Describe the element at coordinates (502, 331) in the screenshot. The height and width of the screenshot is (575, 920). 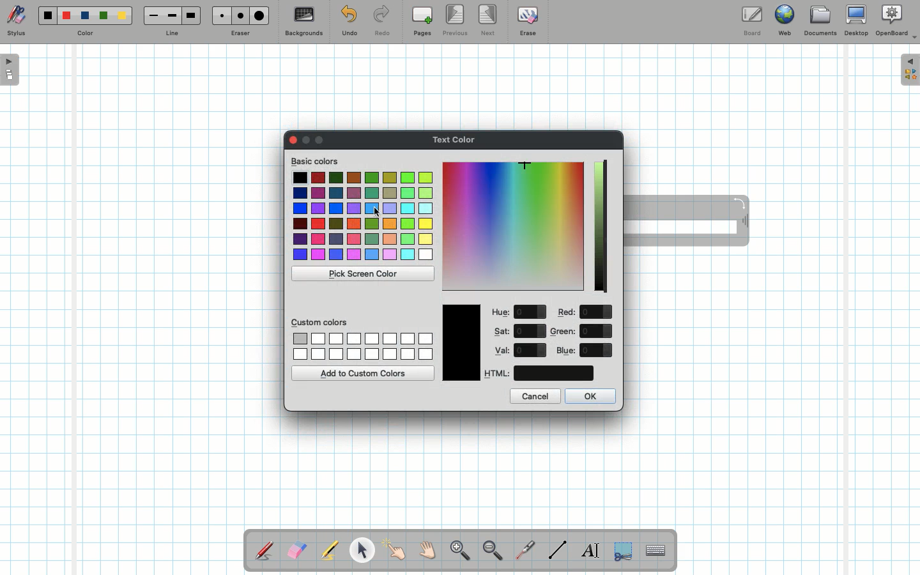
I see `Sat` at that location.